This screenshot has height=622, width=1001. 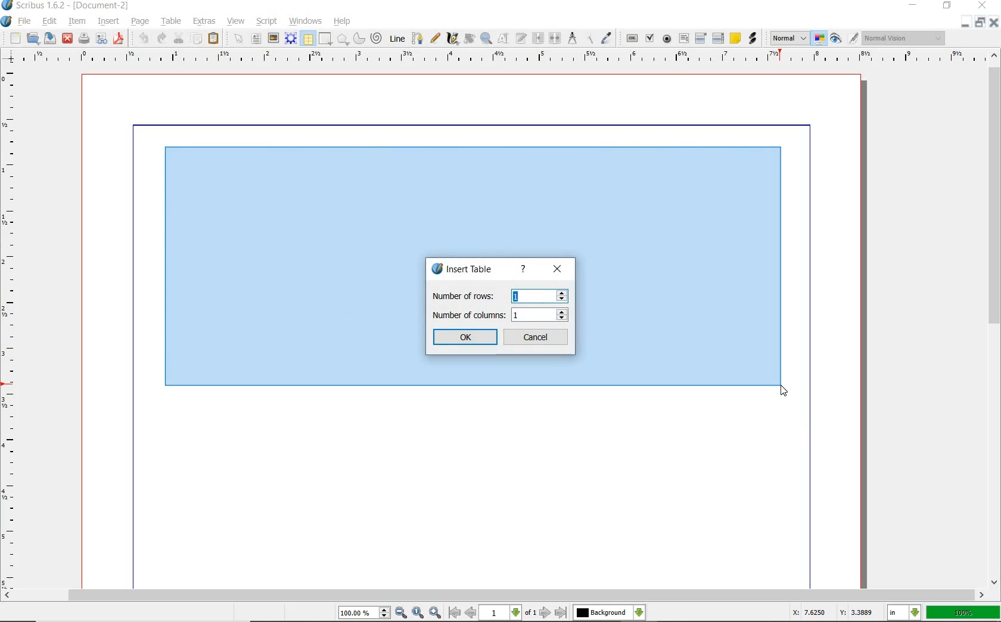 What do you see at coordinates (434, 613) in the screenshot?
I see `zoom in` at bounding box center [434, 613].